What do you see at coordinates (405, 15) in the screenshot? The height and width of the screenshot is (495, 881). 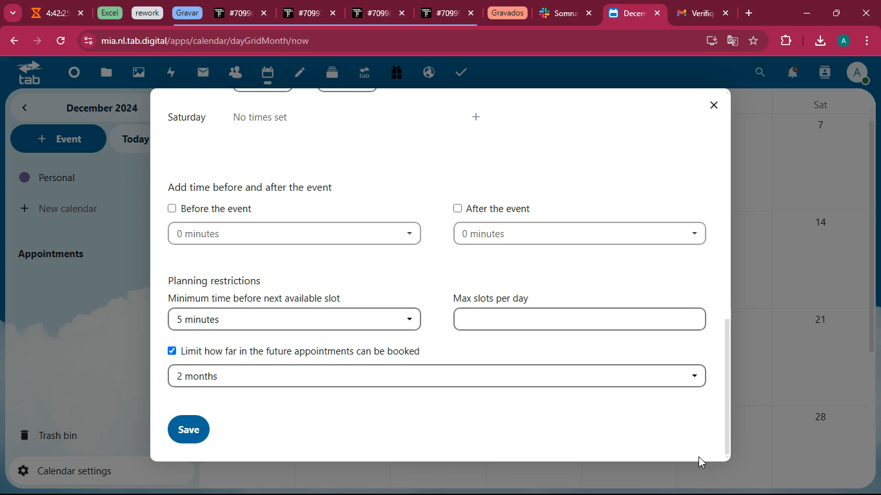 I see `close` at bounding box center [405, 15].